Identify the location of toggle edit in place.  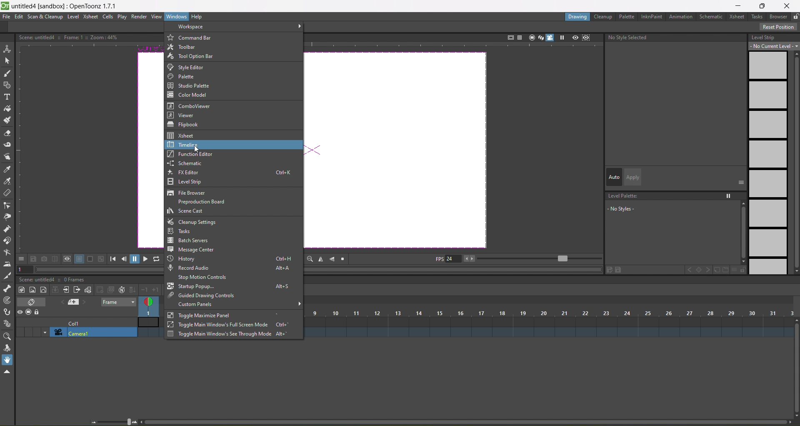
(87, 289).